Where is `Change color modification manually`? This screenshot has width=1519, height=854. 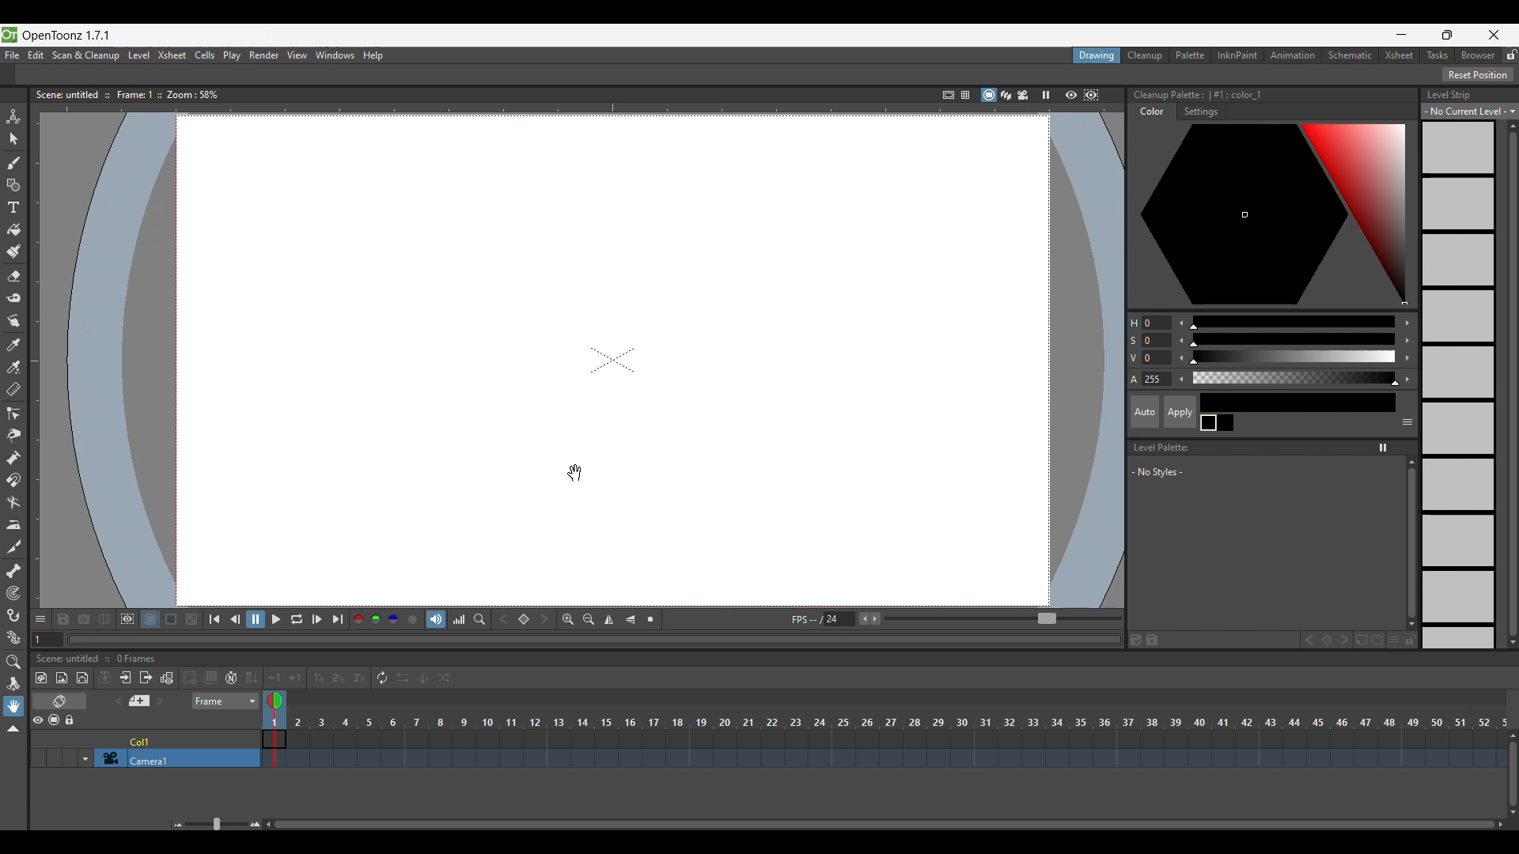 Change color modification manually is located at coordinates (1156, 350).